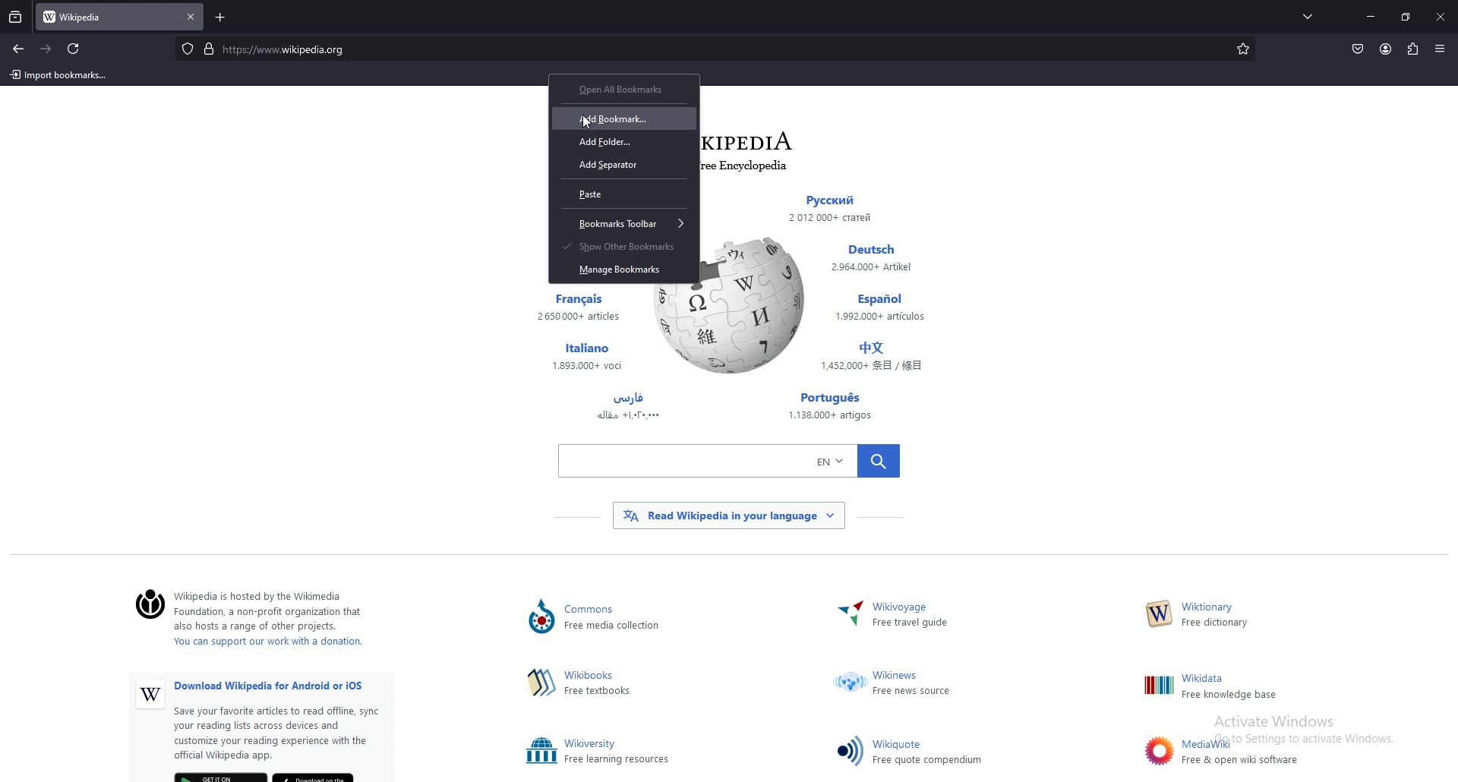  I want to click on , so click(150, 696).